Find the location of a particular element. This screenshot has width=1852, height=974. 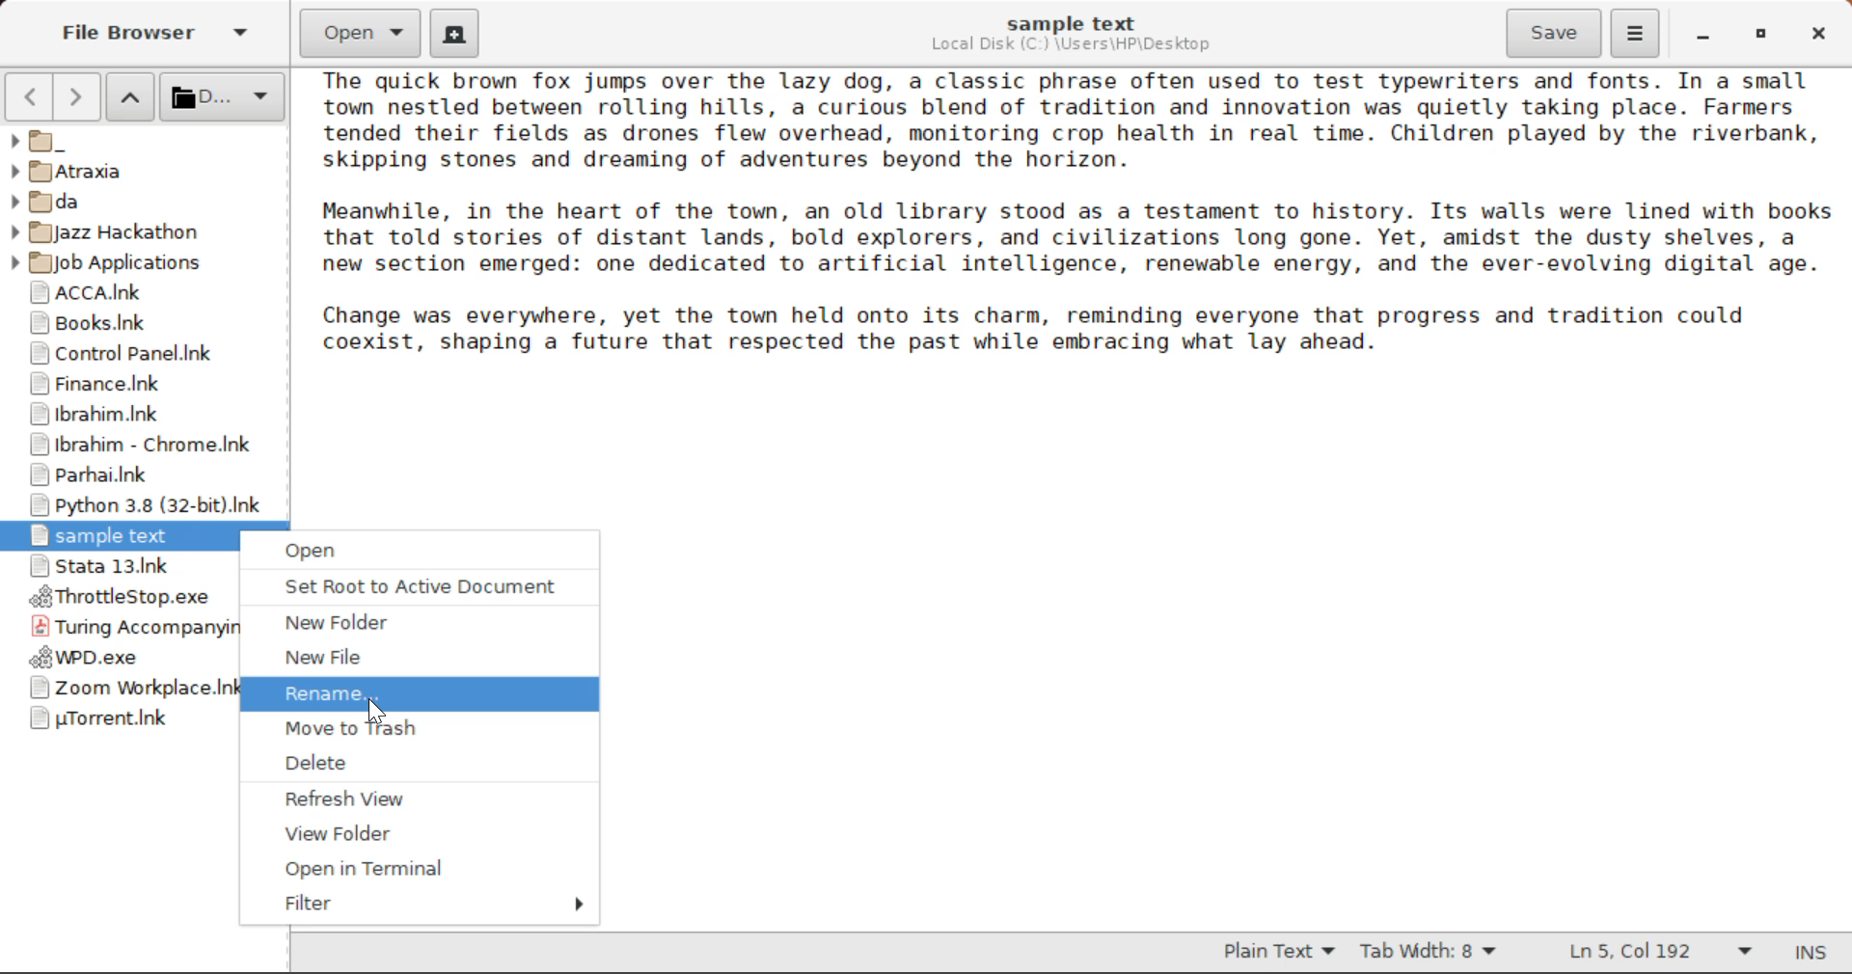

Sample text about a town. is located at coordinates (1077, 246).